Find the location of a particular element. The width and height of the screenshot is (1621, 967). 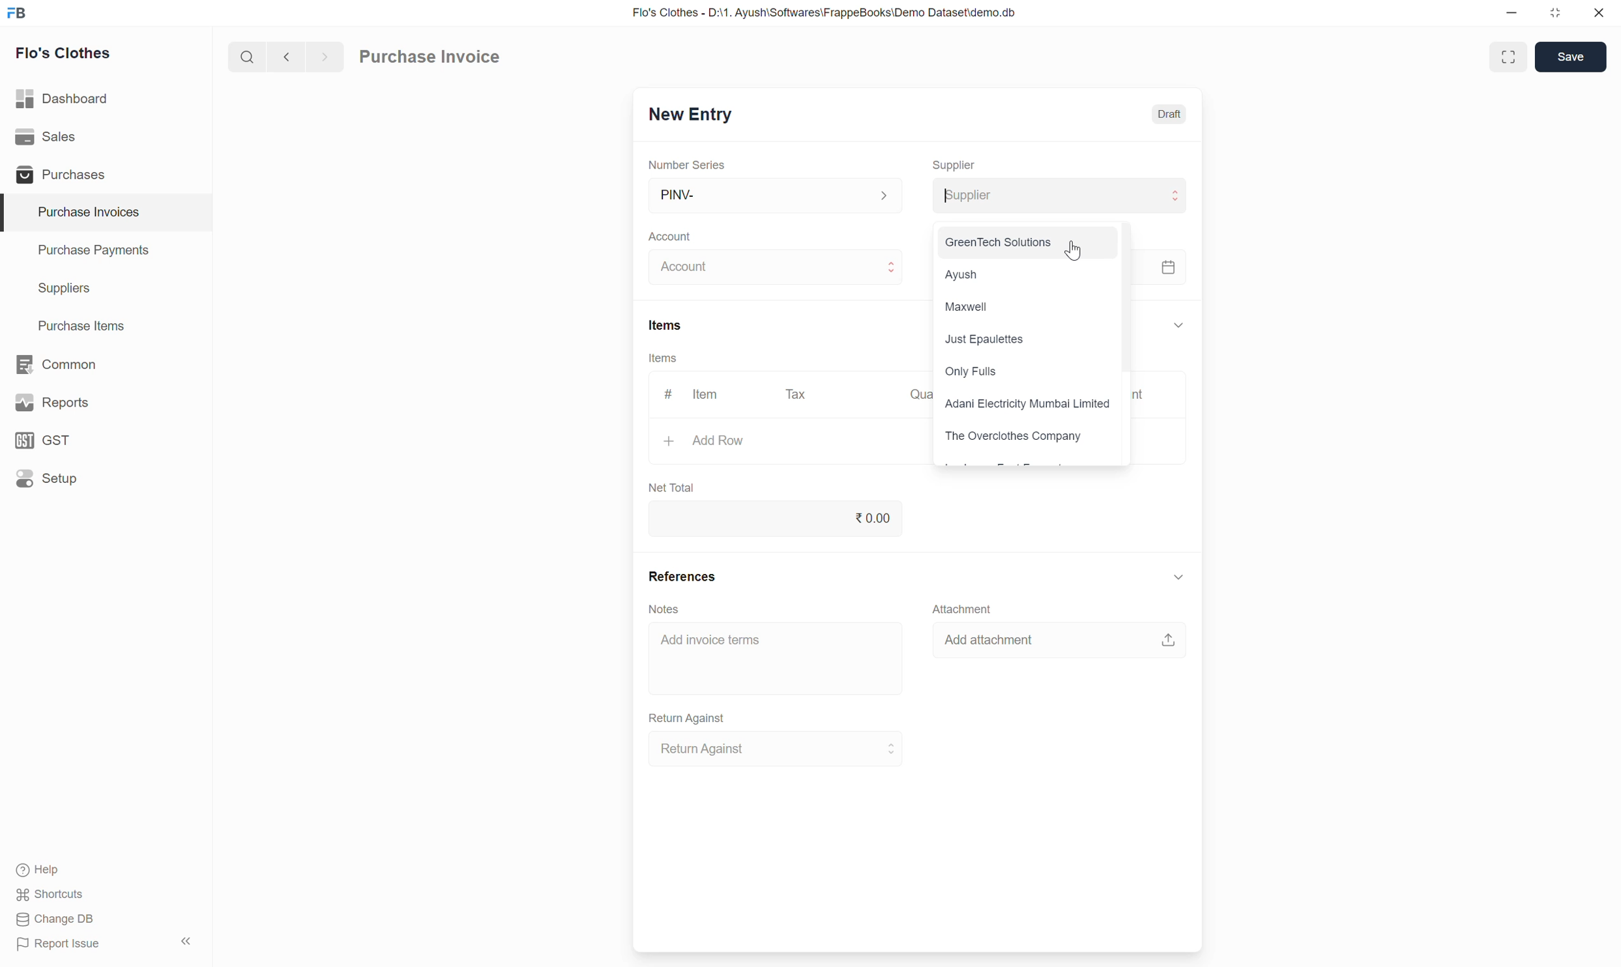

Setup is located at coordinates (104, 478).